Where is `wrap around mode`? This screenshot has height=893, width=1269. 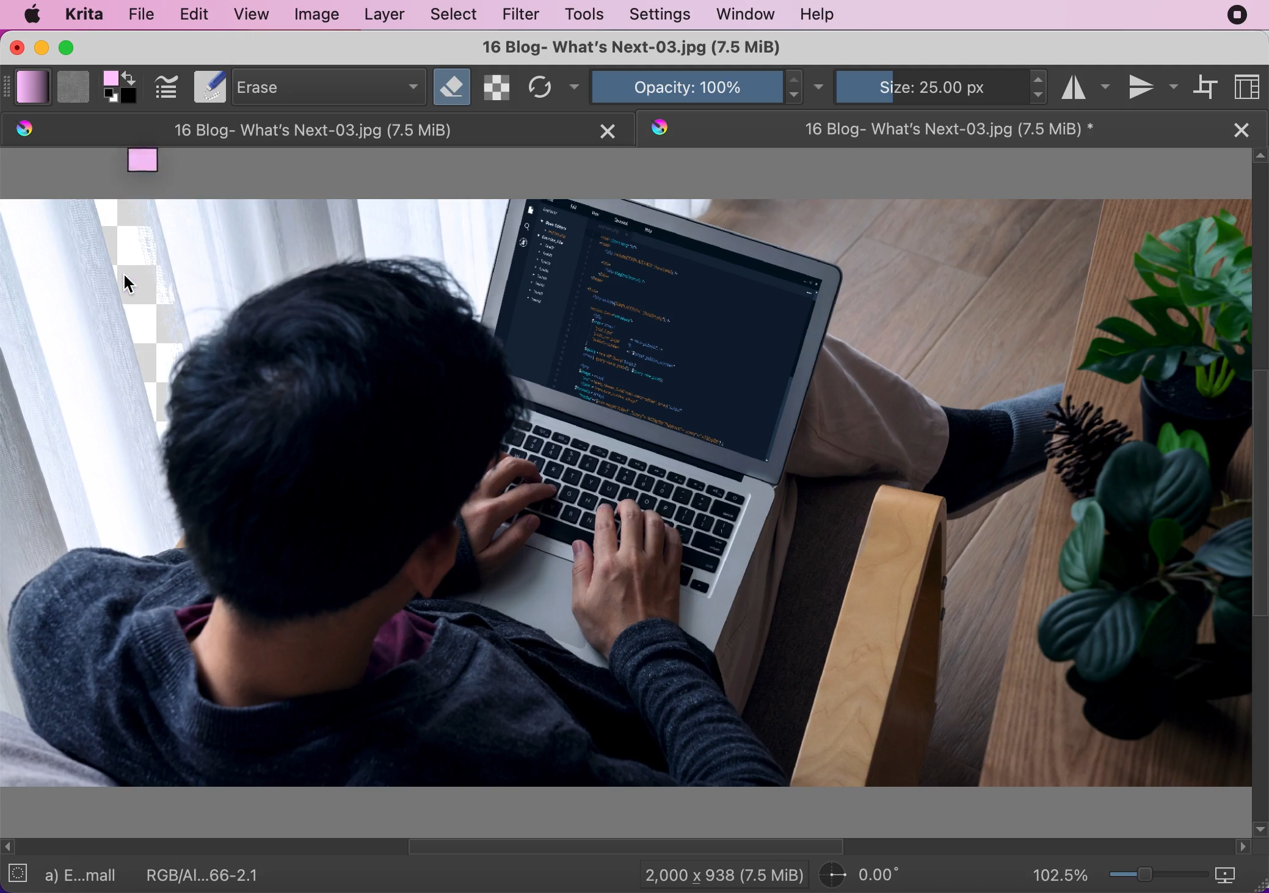 wrap around mode is located at coordinates (1208, 88).